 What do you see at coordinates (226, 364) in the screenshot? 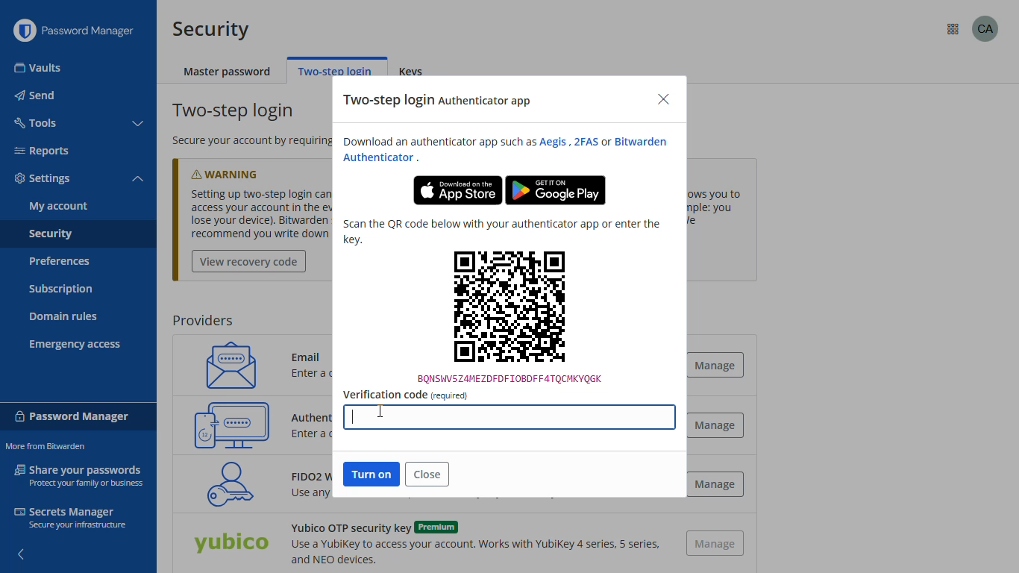
I see `email` at bounding box center [226, 364].